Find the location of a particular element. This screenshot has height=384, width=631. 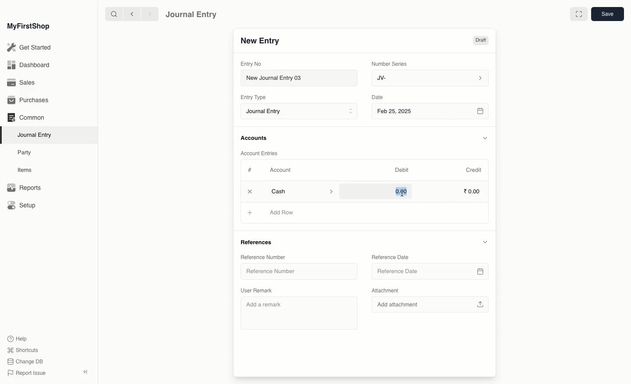

JV- is located at coordinates (429, 78).